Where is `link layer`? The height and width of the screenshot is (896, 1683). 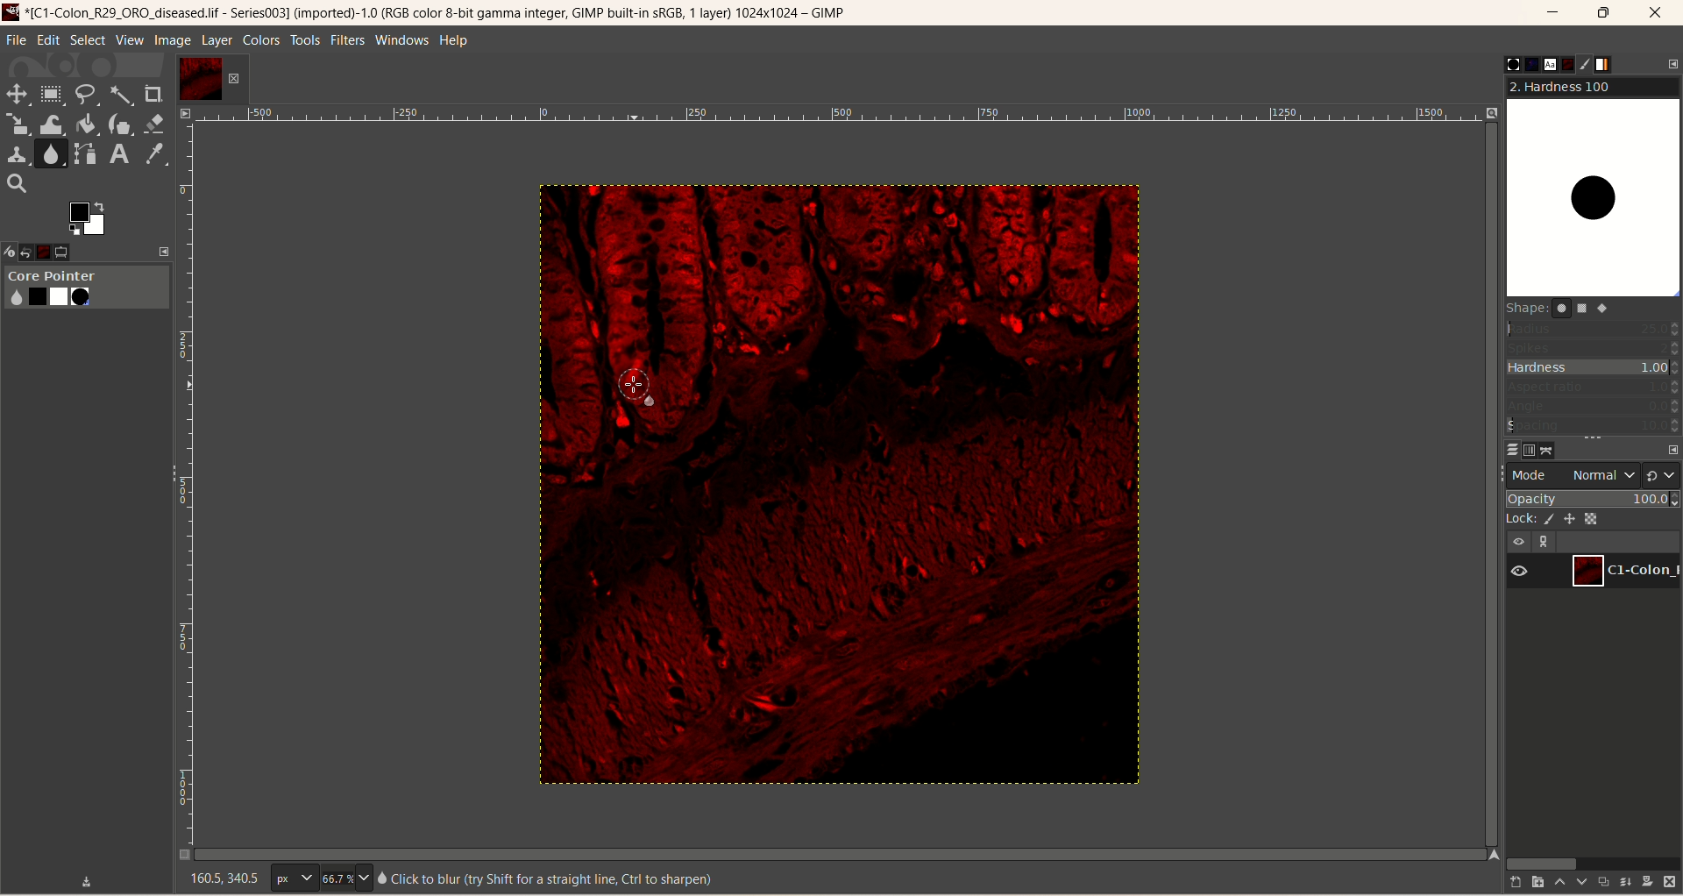
link layer is located at coordinates (1546, 542).